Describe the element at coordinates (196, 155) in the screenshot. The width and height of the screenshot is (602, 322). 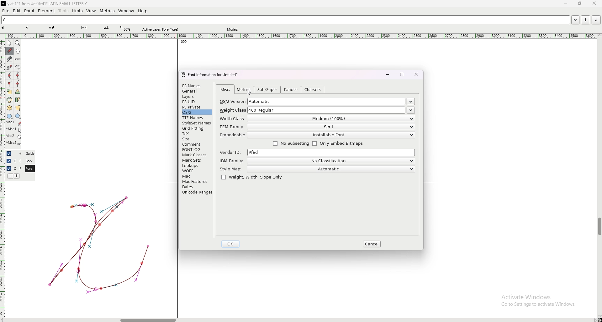
I see `mark classes` at that location.